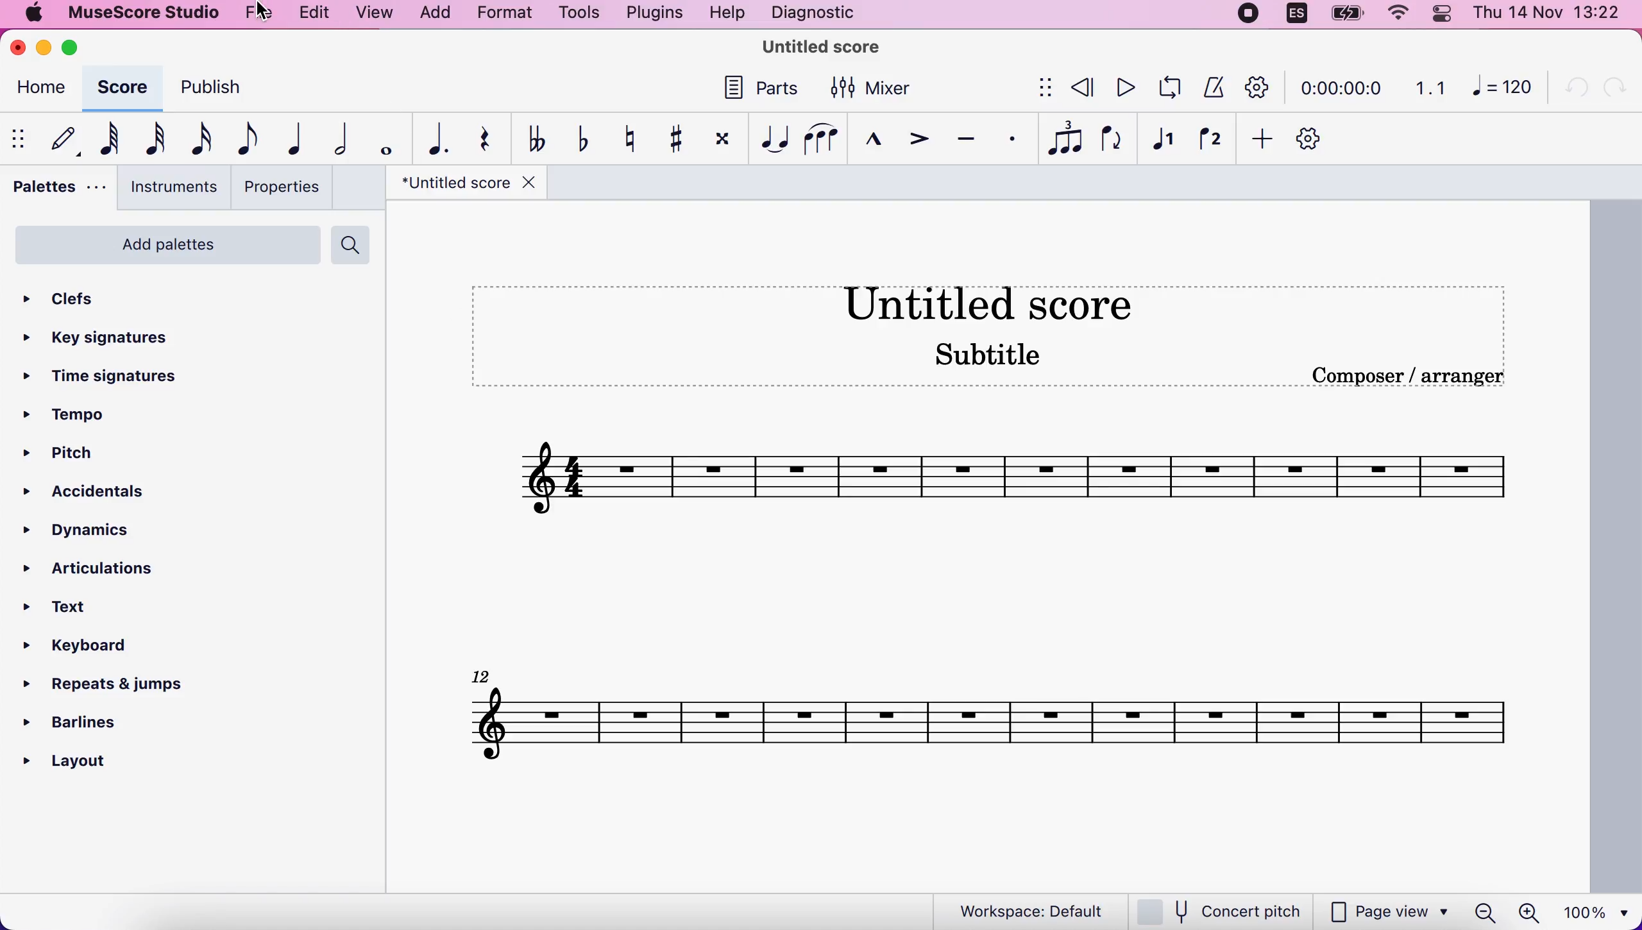  I want to click on diagnostic, so click(816, 11).